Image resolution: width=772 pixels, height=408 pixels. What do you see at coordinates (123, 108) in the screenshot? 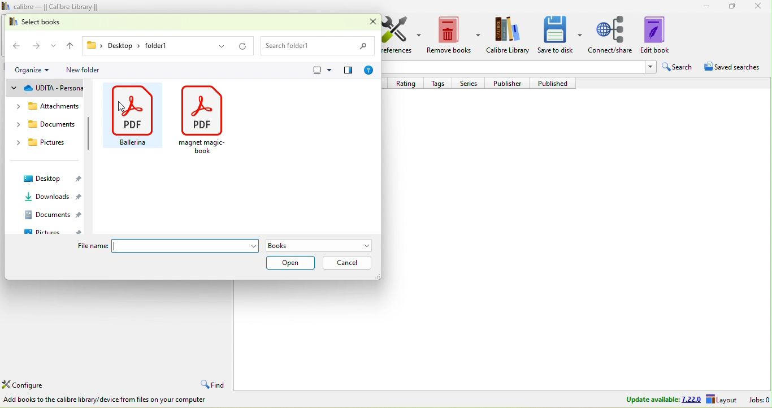
I see `cursor movement` at bounding box center [123, 108].